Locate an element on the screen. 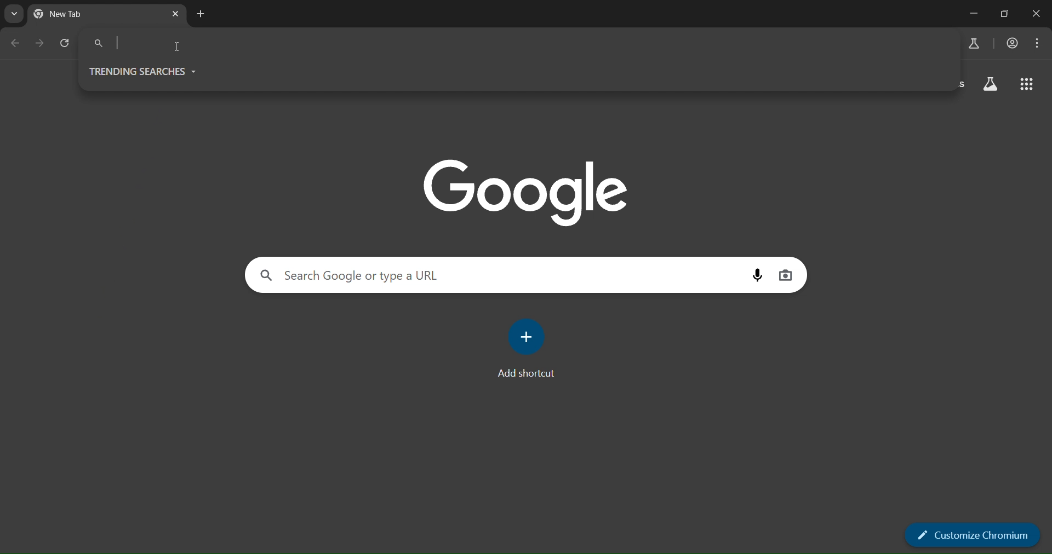 The width and height of the screenshot is (1052, 554). google is located at coordinates (525, 192).